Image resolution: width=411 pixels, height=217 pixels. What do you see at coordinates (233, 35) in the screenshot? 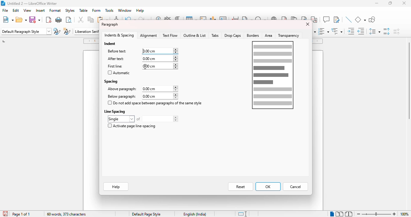
I see `drop caps` at bounding box center [233, 35].